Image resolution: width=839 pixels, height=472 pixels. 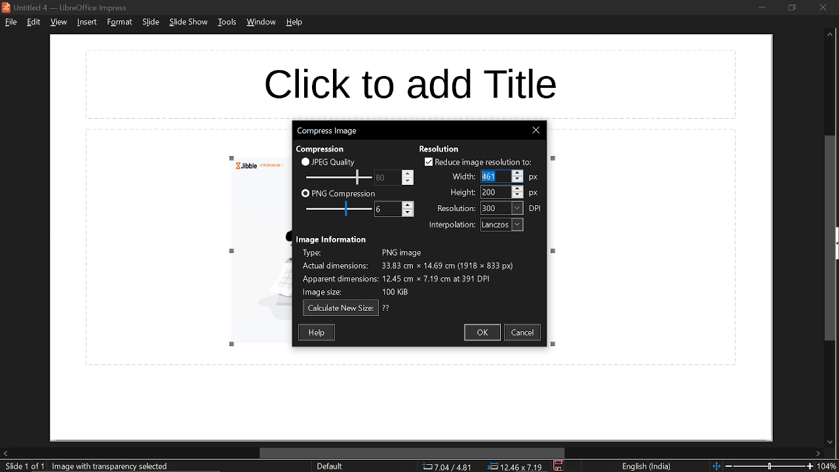 I want to click on co-ordinate, so click(x=447, y=467).